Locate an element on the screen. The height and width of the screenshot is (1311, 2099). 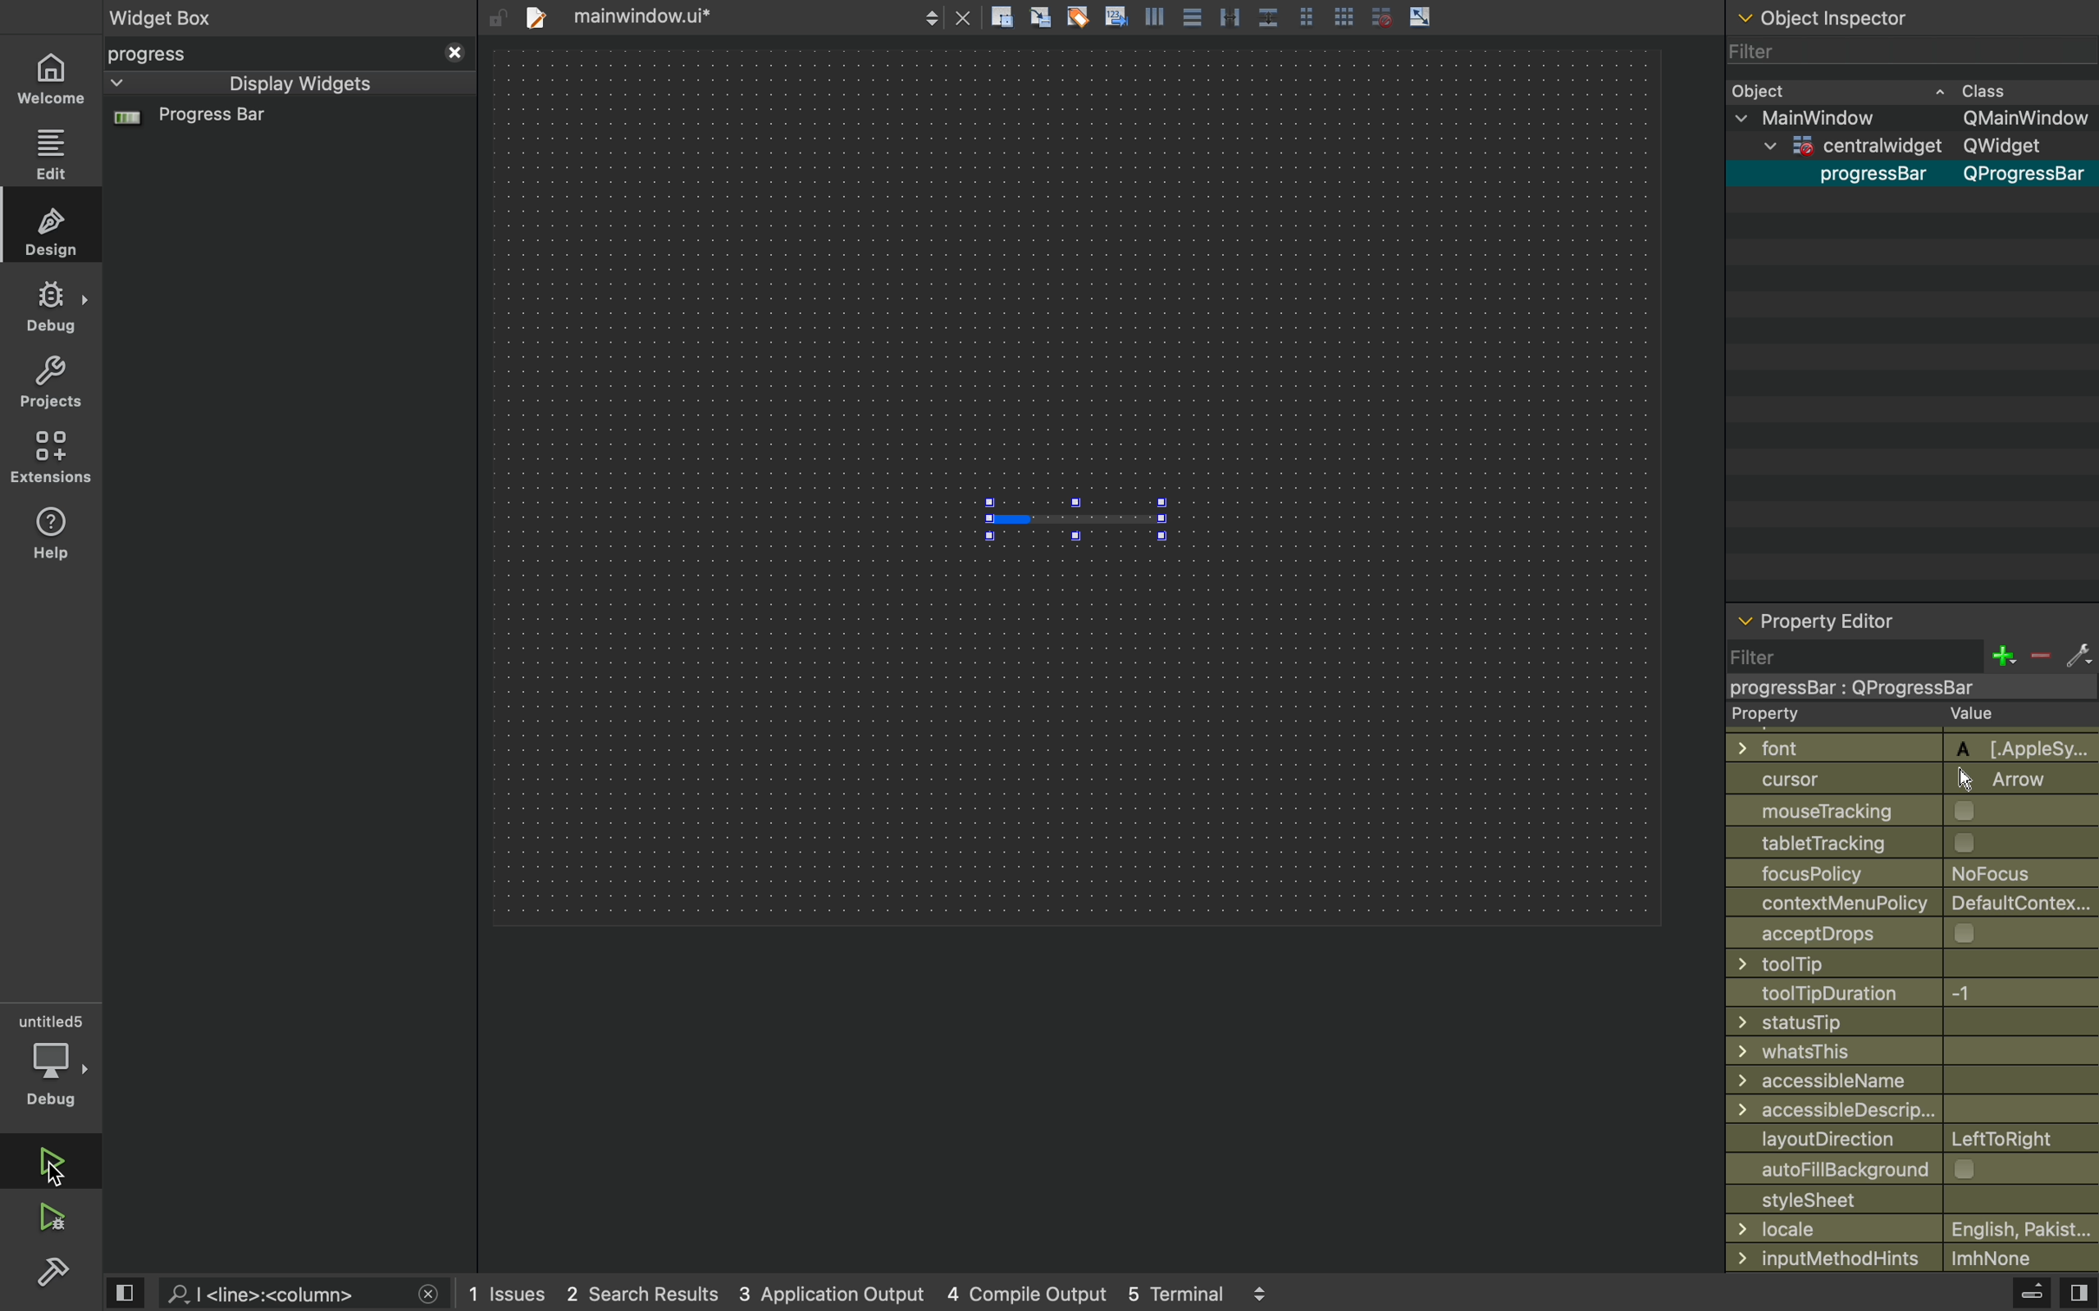
accessible descrip is located at coordinates (1889, 1110).